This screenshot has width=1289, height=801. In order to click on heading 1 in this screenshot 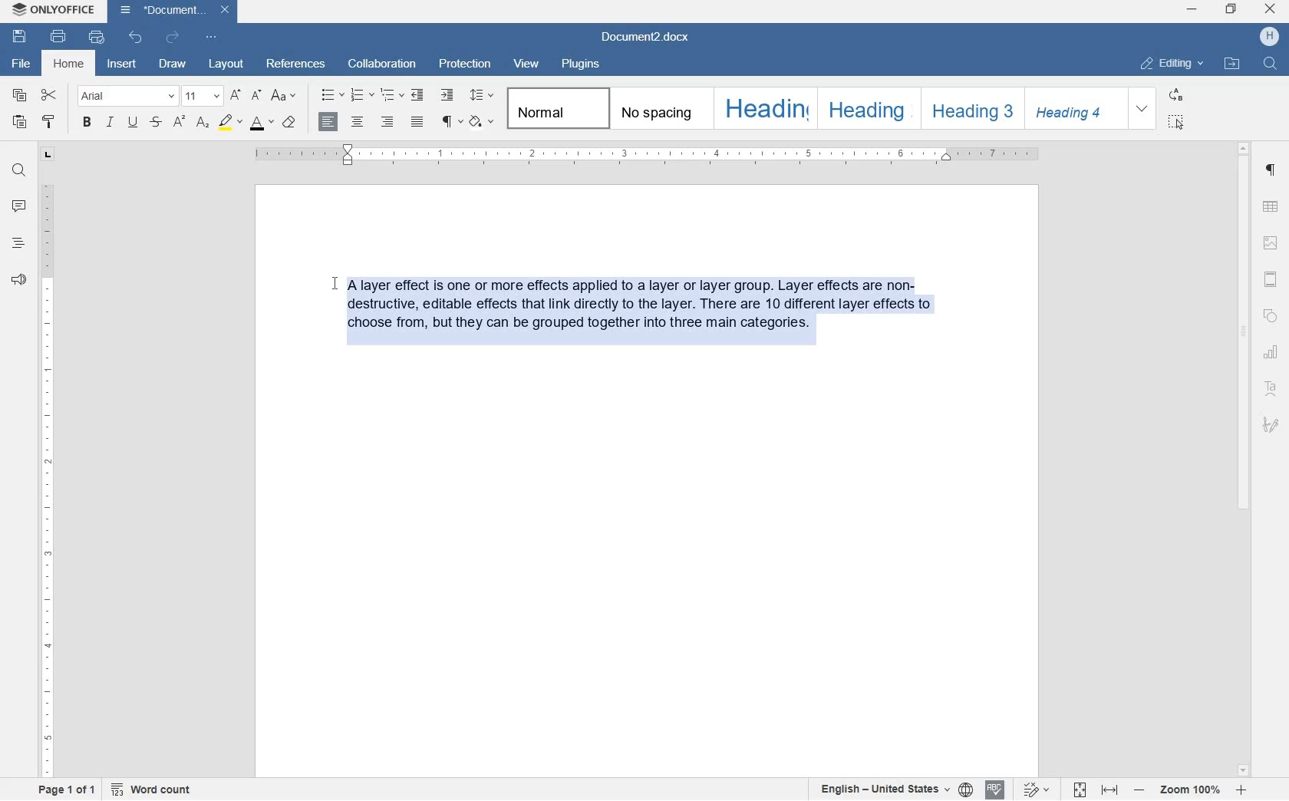, I will do `click(763, 107)`.